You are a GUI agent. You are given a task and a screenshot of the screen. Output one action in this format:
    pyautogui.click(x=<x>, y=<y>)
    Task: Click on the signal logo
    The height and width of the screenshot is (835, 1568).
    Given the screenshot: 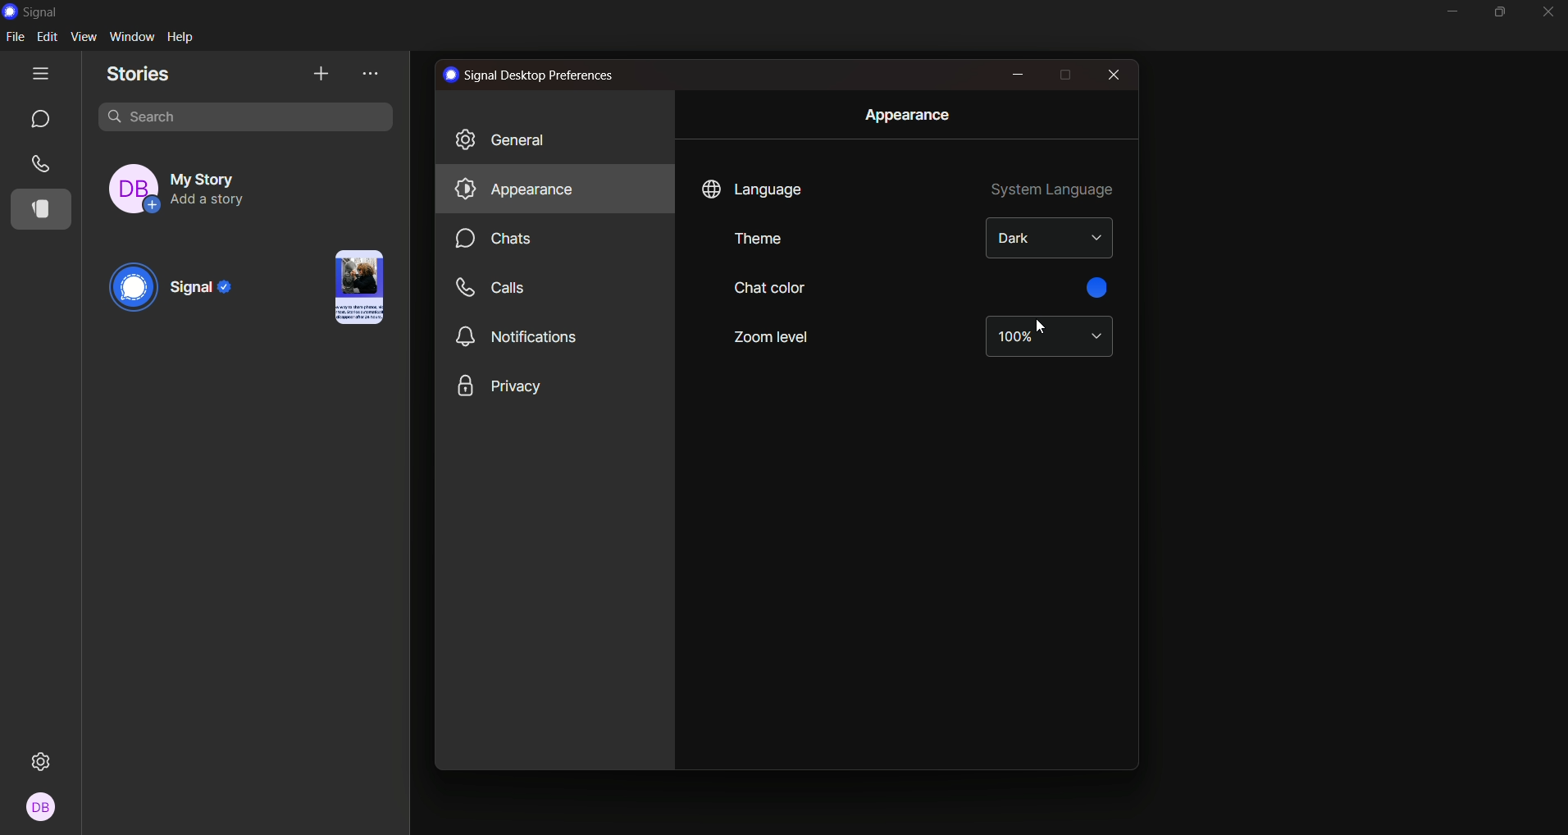 What is the action you would take?
    pyautogui.click(x=176, y=290)
    